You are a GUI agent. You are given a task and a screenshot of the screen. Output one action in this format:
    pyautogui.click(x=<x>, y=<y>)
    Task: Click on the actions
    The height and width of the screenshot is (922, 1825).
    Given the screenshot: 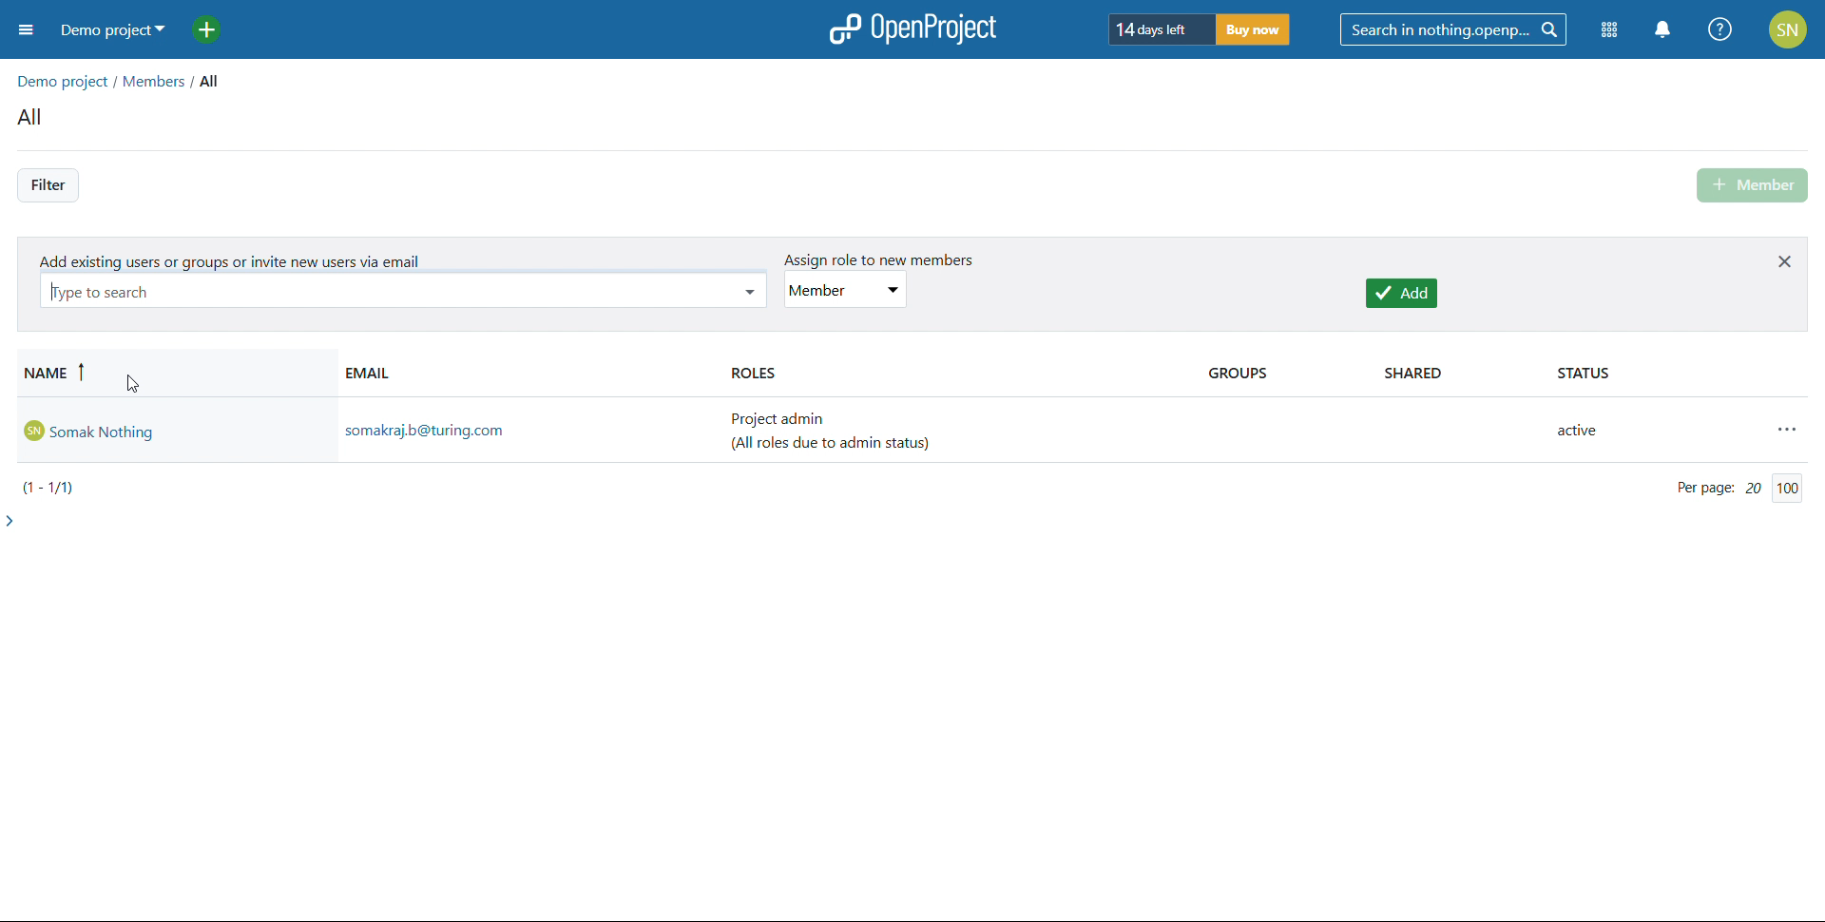 What is the action you would take?
    pyautogui.click(x=1790, y=429)
    